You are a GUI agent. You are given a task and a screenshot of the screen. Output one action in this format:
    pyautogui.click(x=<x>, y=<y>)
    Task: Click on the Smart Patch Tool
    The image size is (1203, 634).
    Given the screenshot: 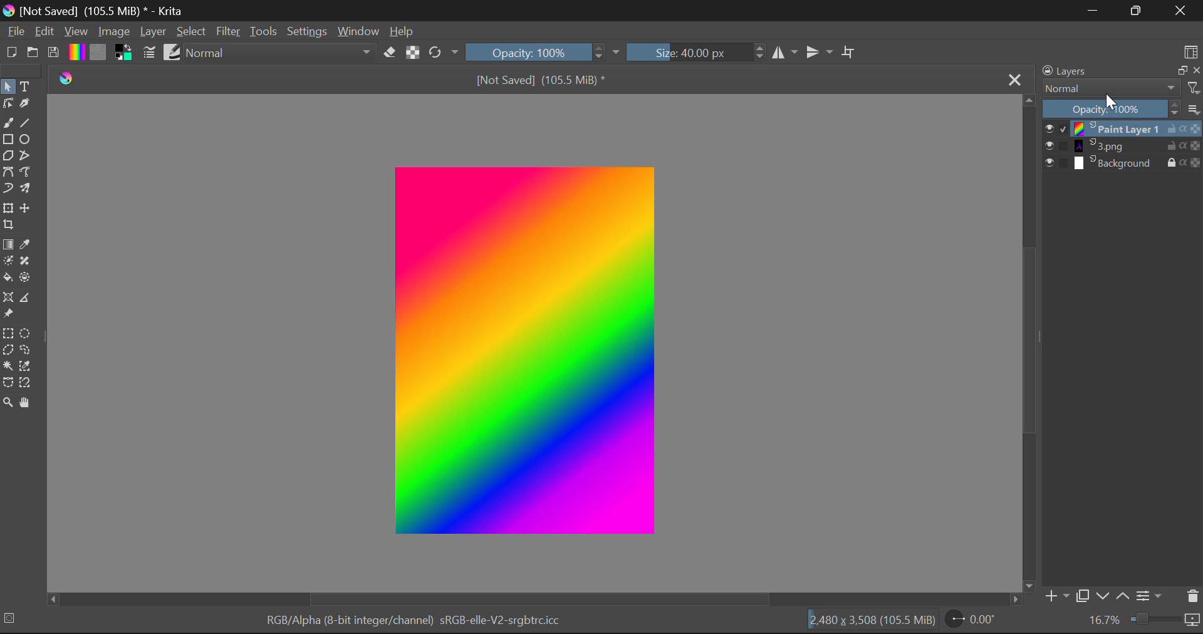 What is the action you would take?
    pyautogui.click(x=25, y=262)
    